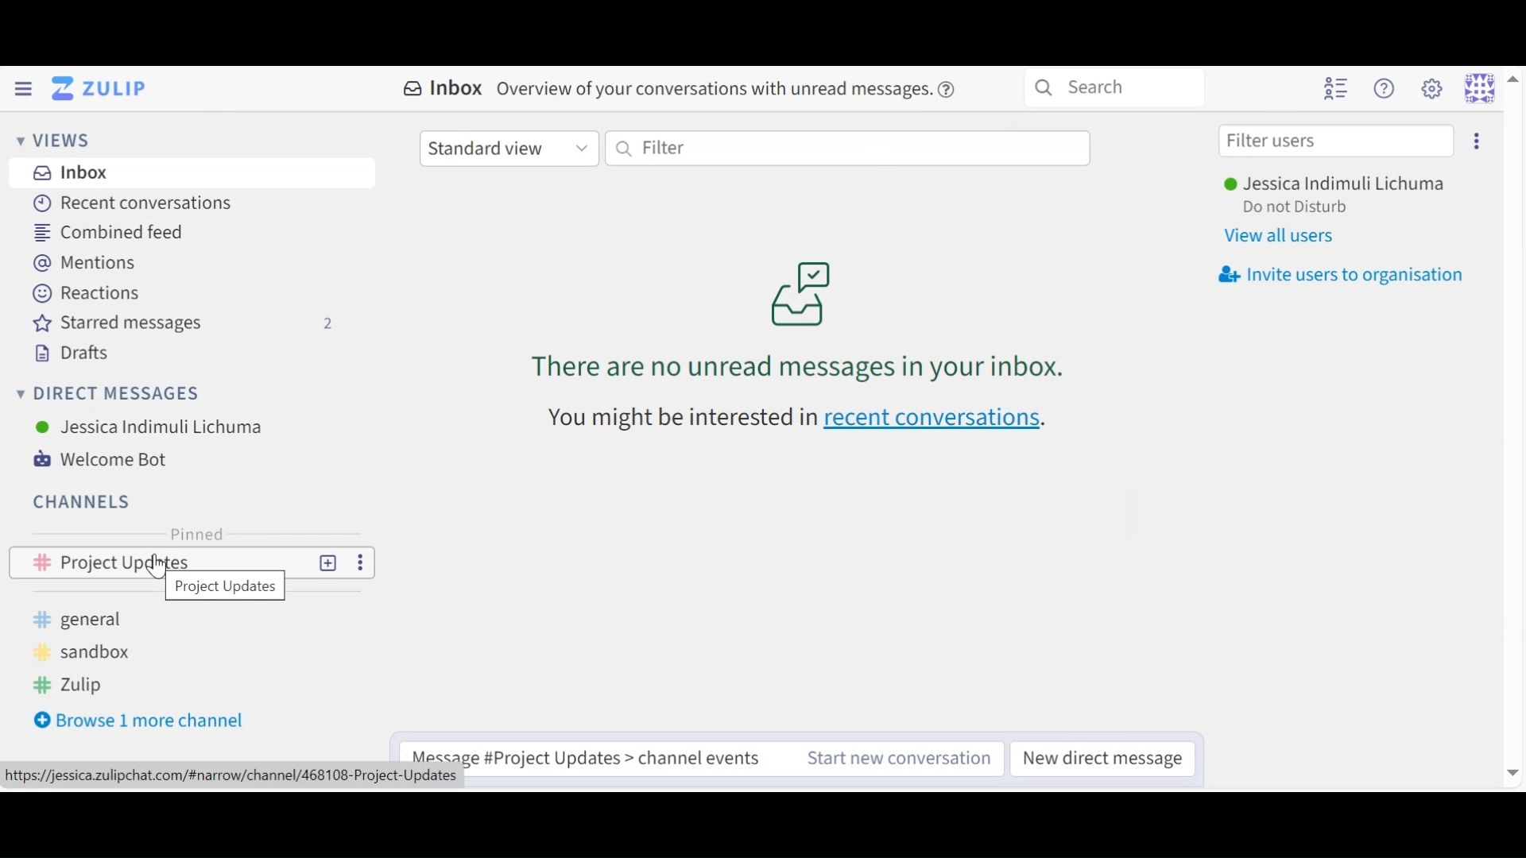  What do you see at coordinates (1510, 82) in the screenshot?
I see `Up` at bounding box center [1510, 82].